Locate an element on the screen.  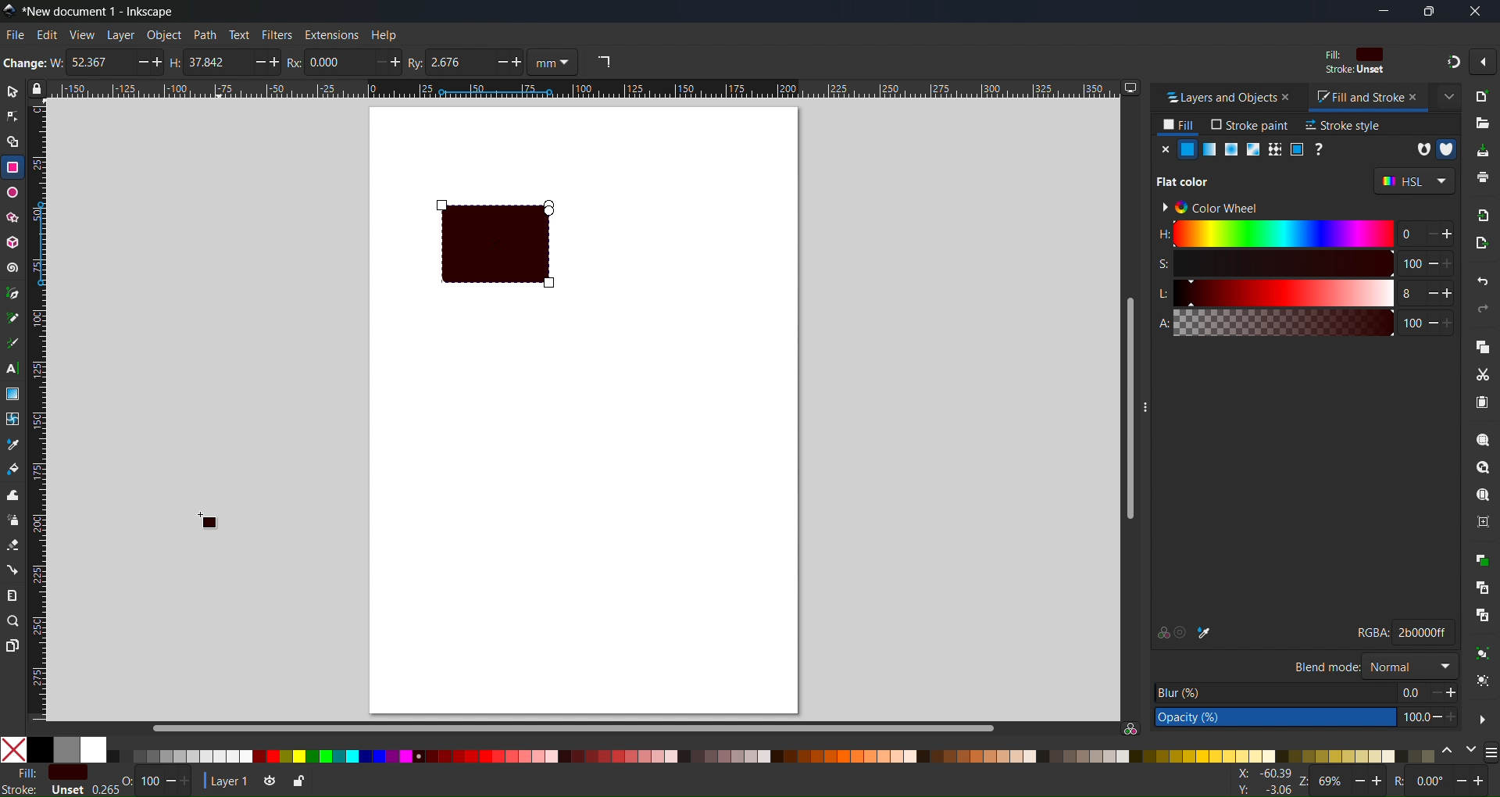
Maximize opacity is located at coordinates (191, 781).